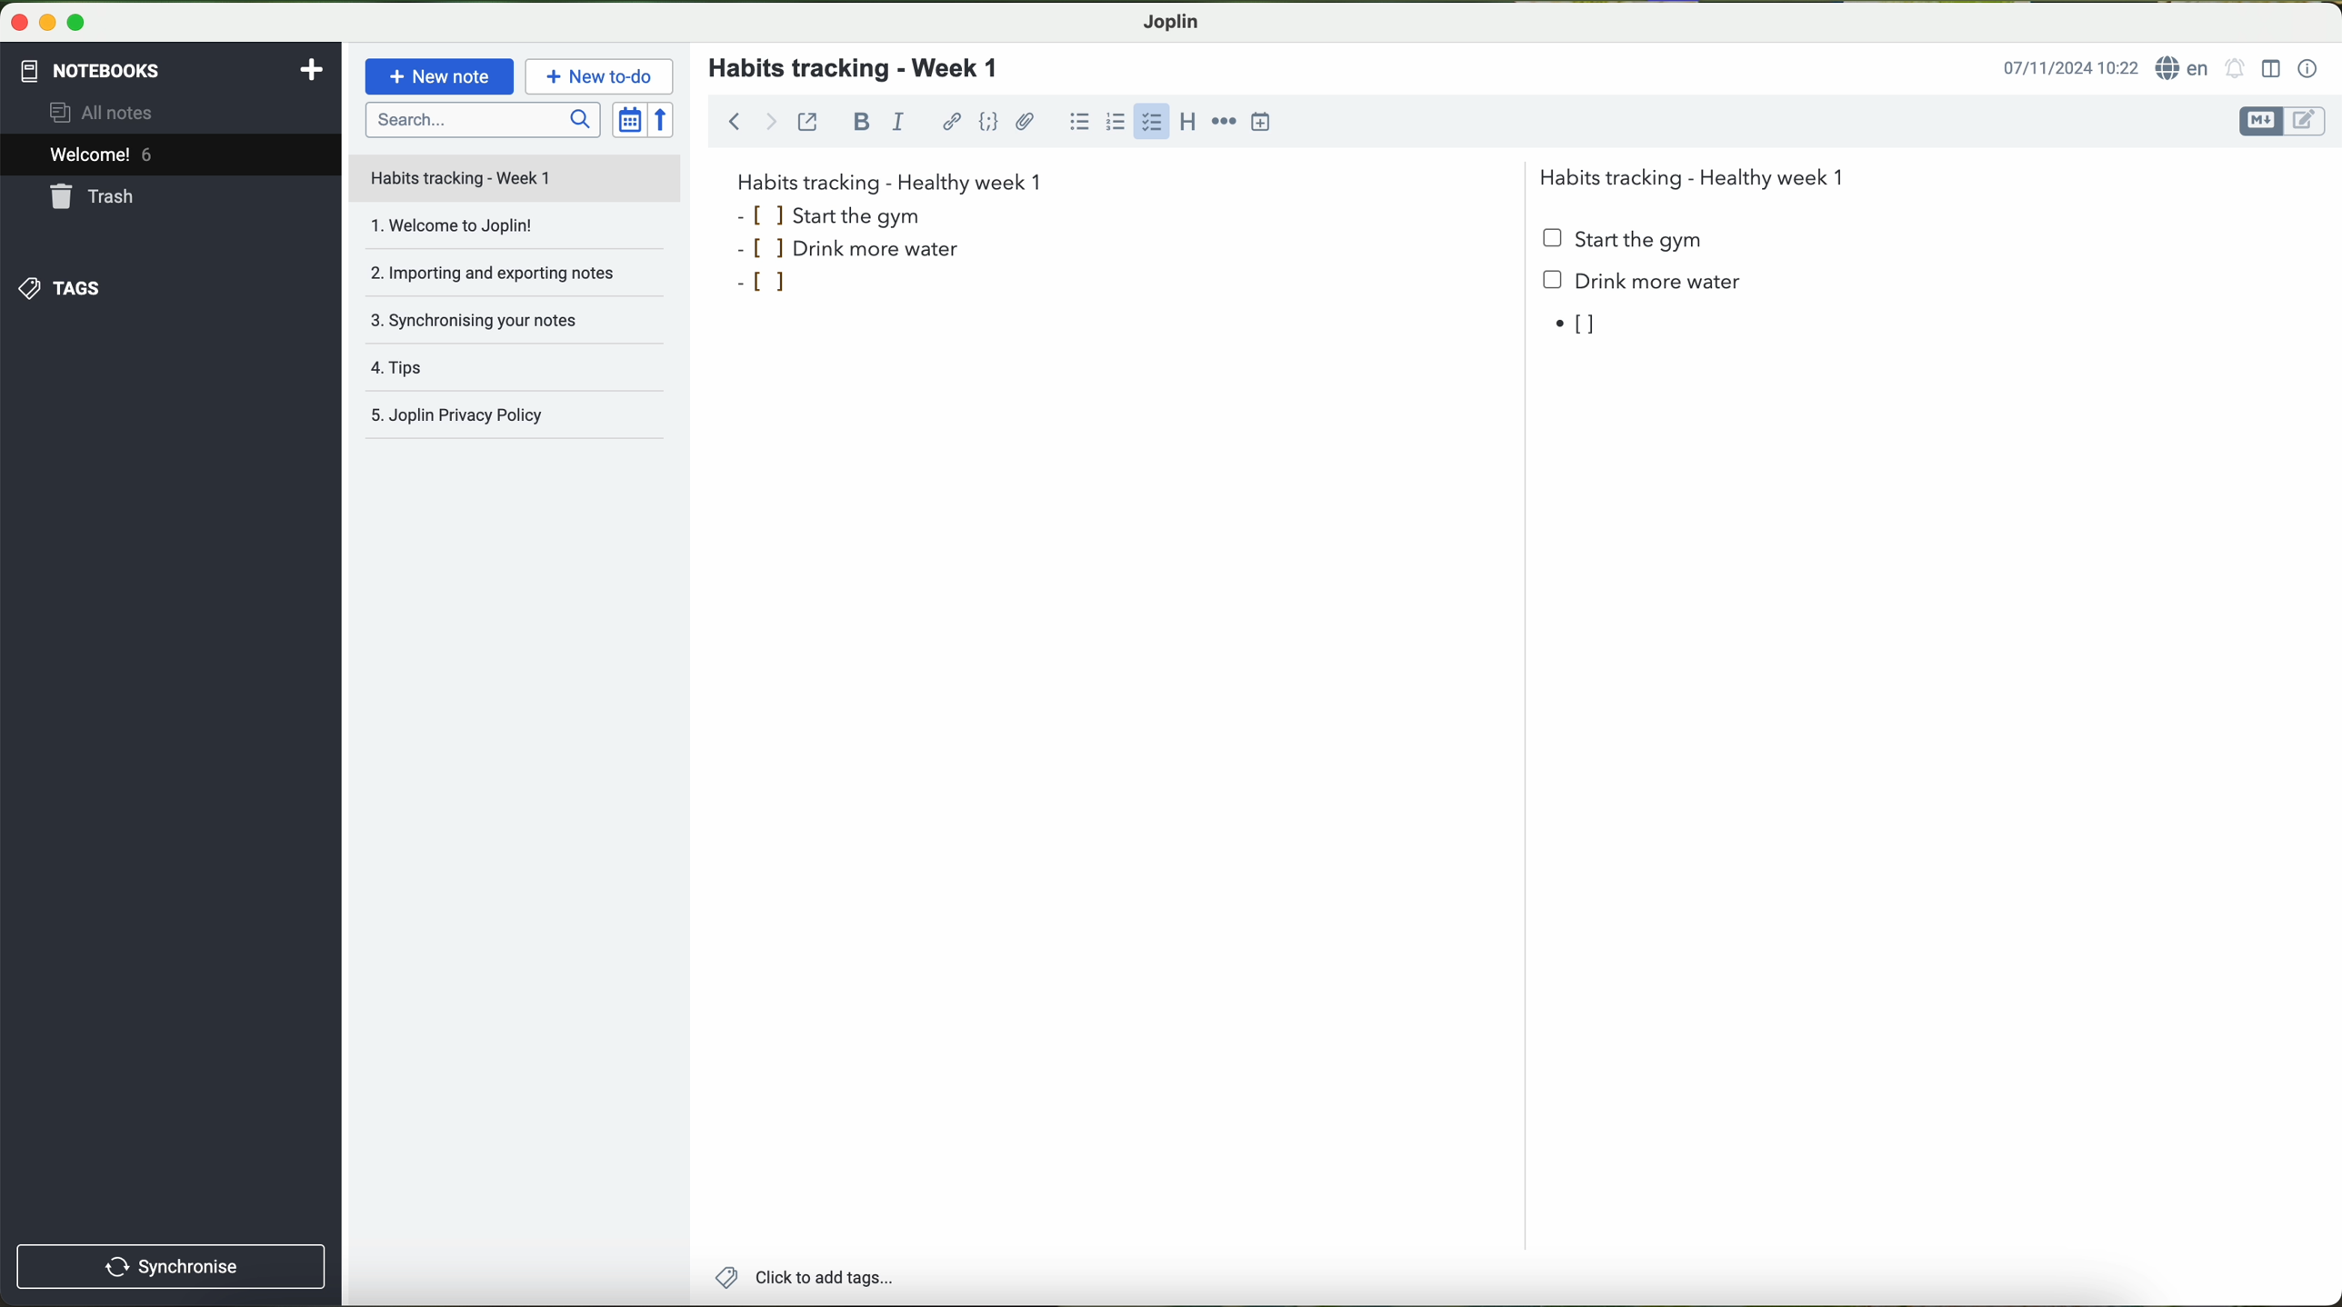  Describe the element at coordinates (1642, 287) in the screenshot. I see `Drink more water` at that location.